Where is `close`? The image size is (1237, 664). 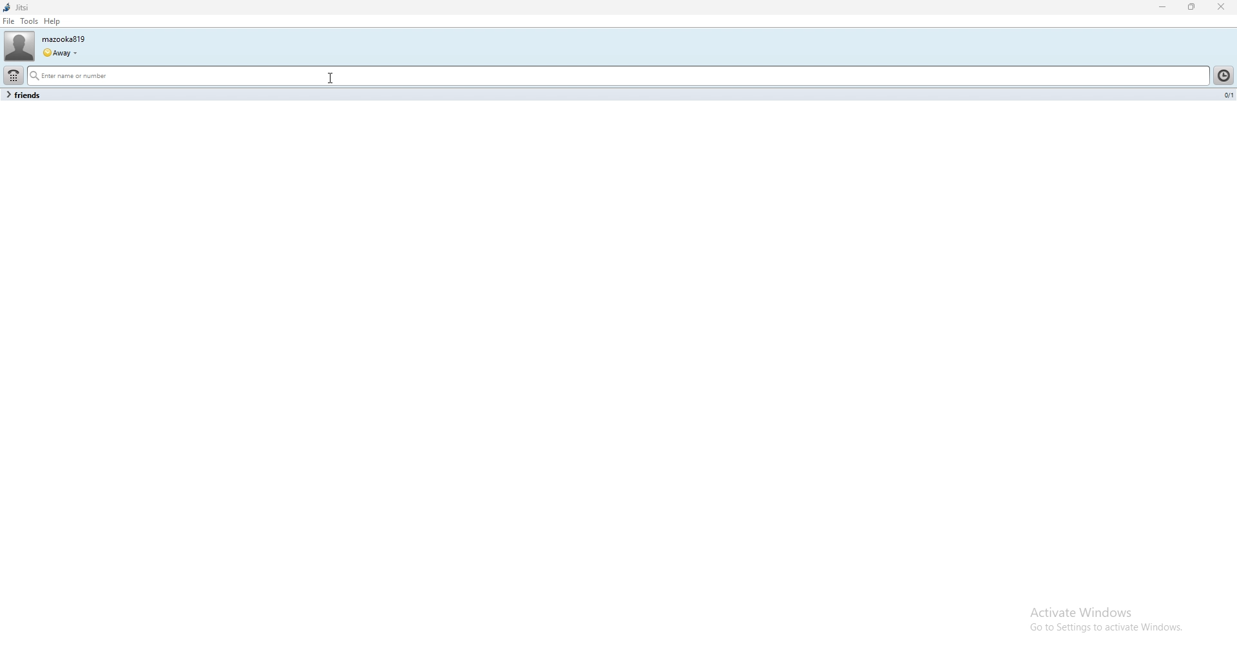
close is located at coordinates (1223, 6).